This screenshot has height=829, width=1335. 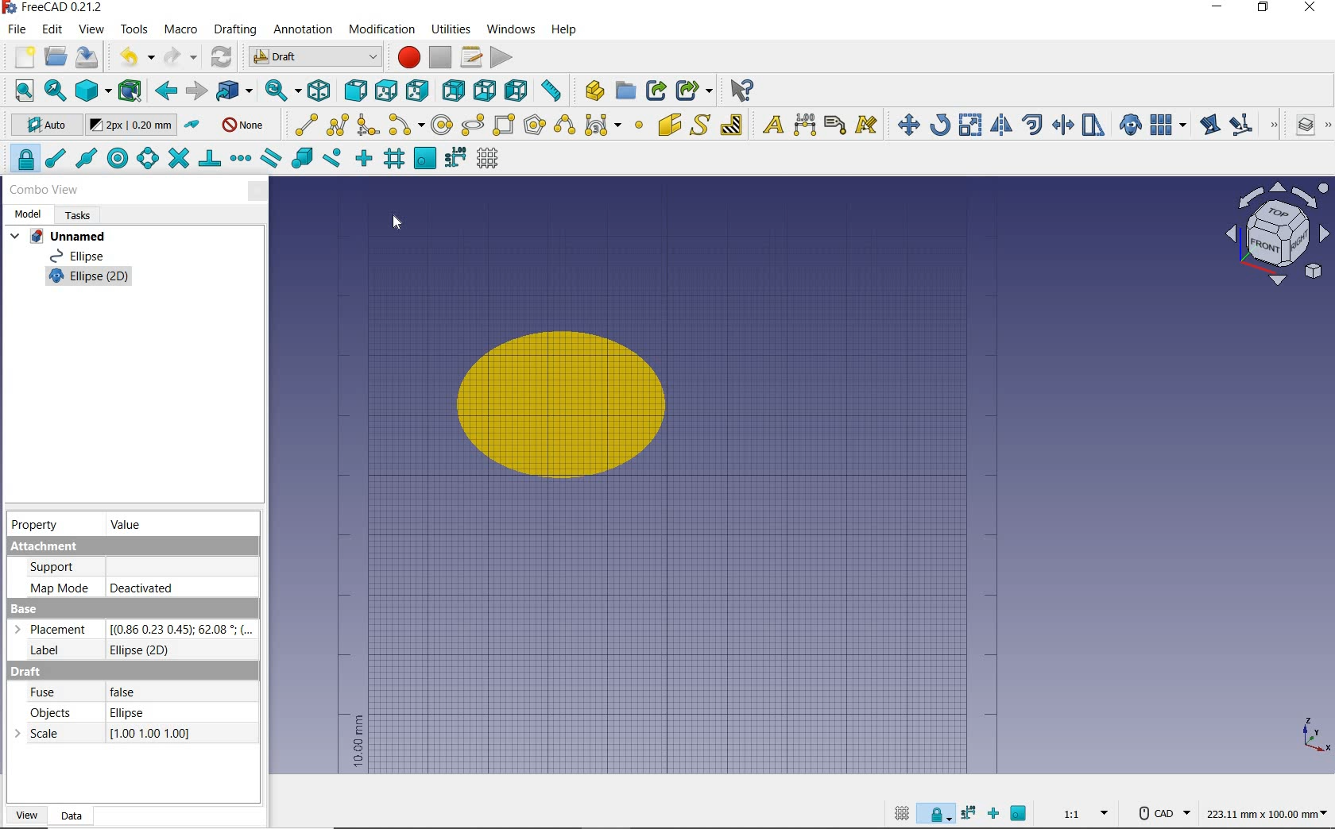 What do you see at coordinates (40, 126) in the screenshot?
I see `current working plane: auto` at bounding box center [40, 126].